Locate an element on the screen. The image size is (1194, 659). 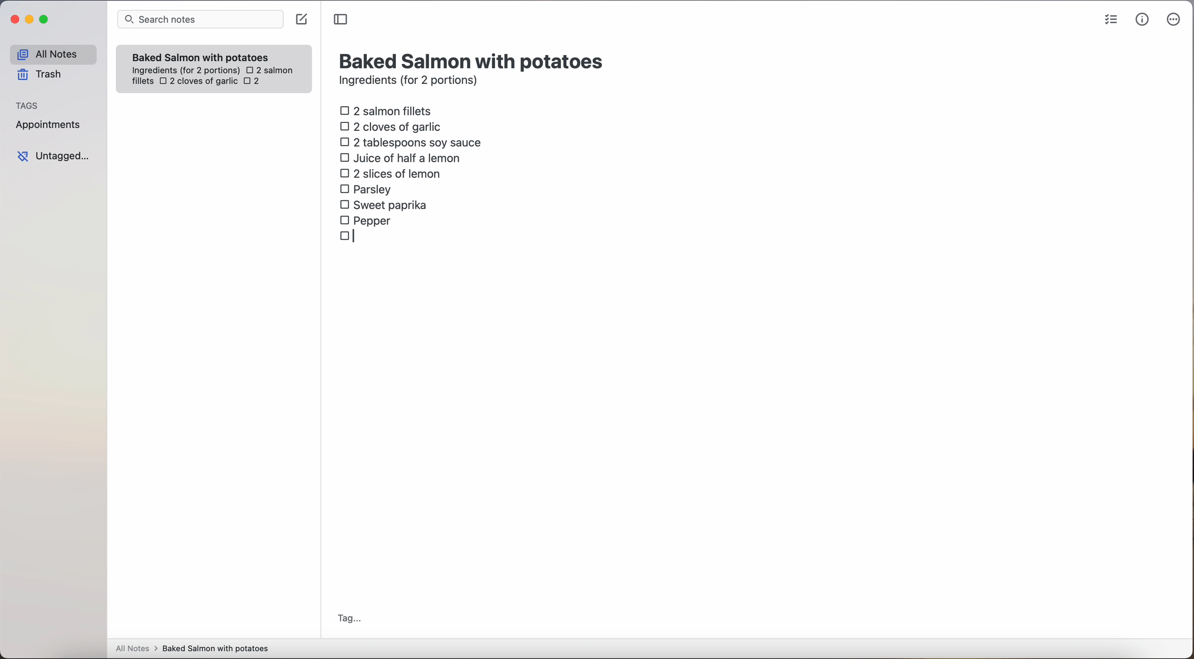
2 tablespoons soy sauce is located at coordinates (410, 142).